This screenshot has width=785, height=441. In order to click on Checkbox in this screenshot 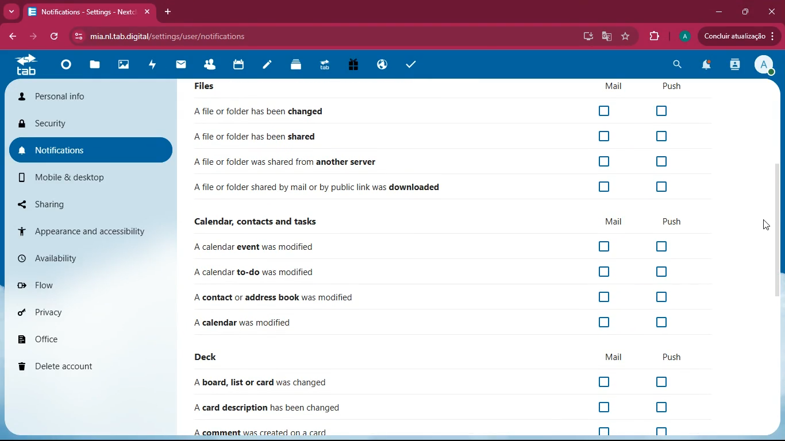, I will do `click(665, 187)`.